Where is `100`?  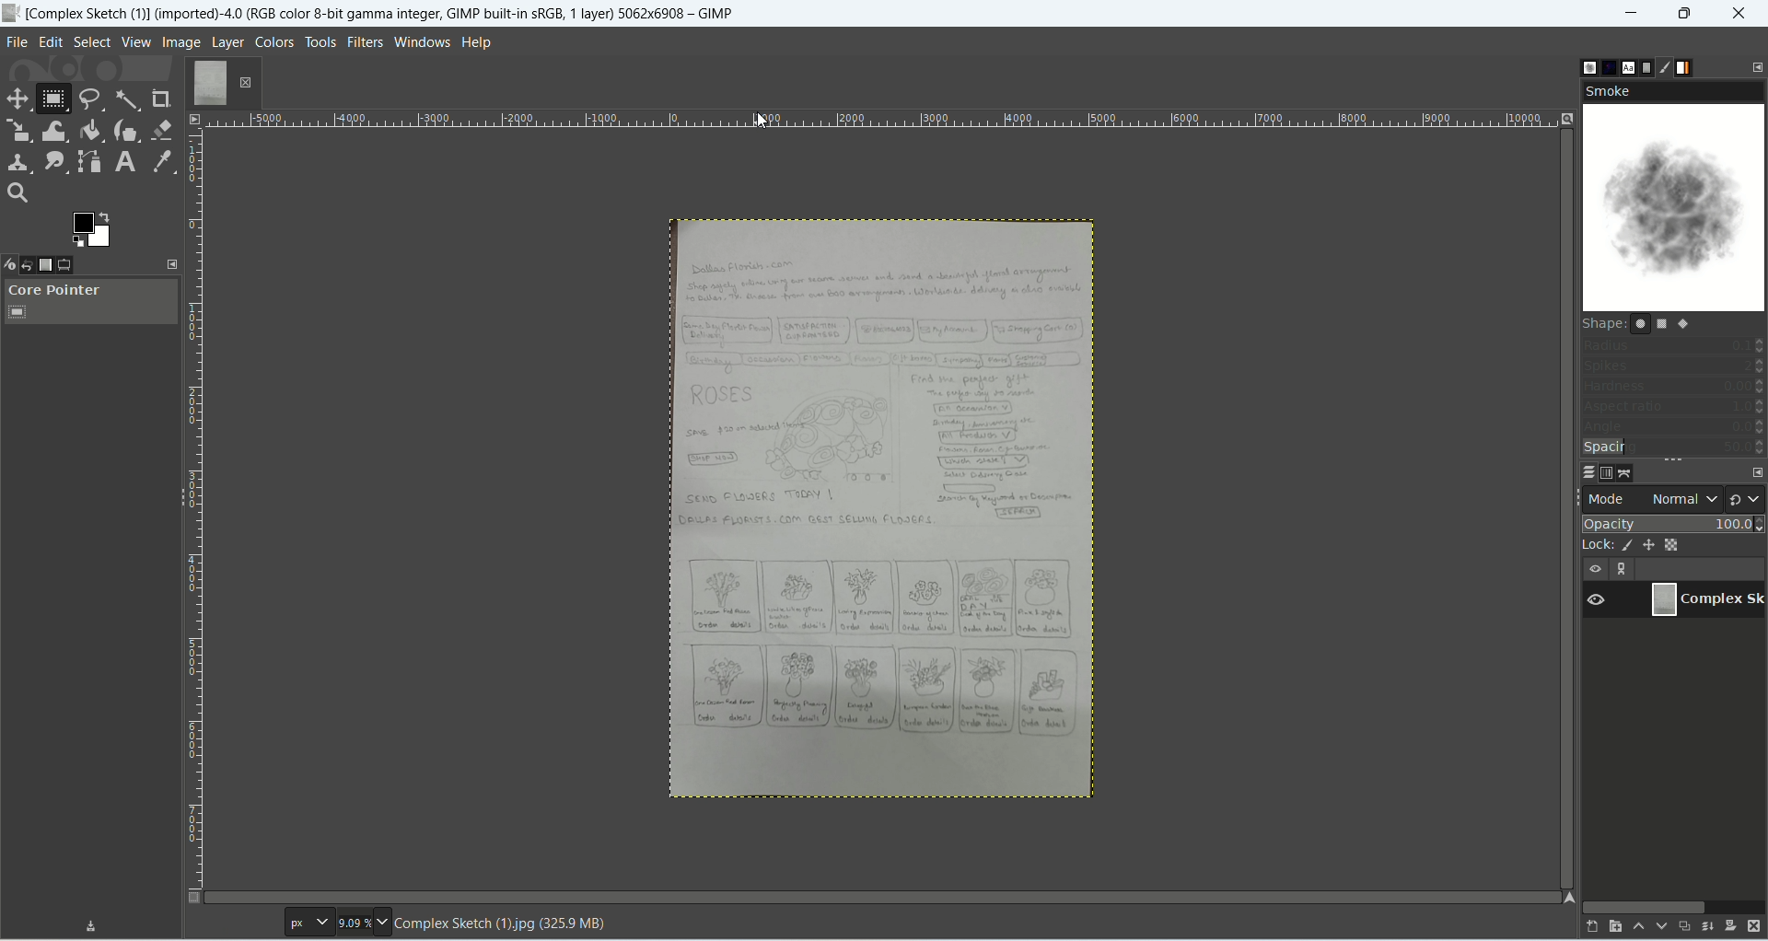
100 is located at coordinates (1732, 525).